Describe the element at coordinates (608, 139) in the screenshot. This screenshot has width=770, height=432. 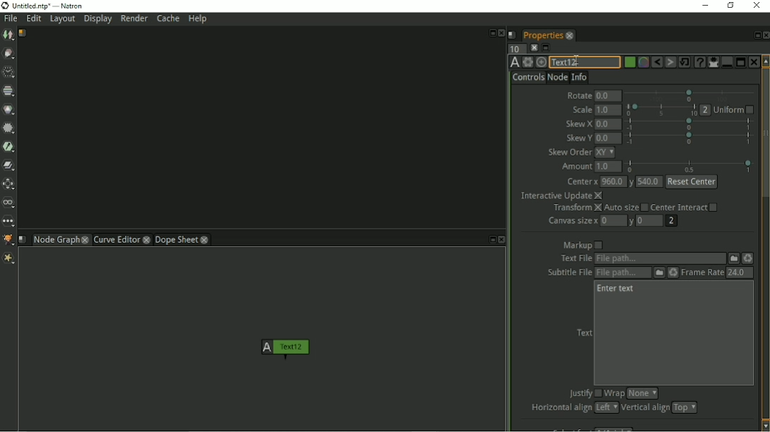
I see `0.0` at that location.